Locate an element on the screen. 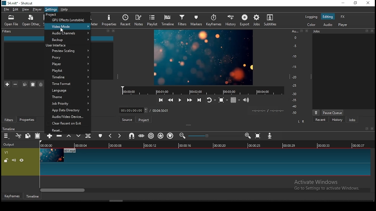 Image resolution: width=376 pixels, height=211 pixels. volume is located at coordinates (14, 160).